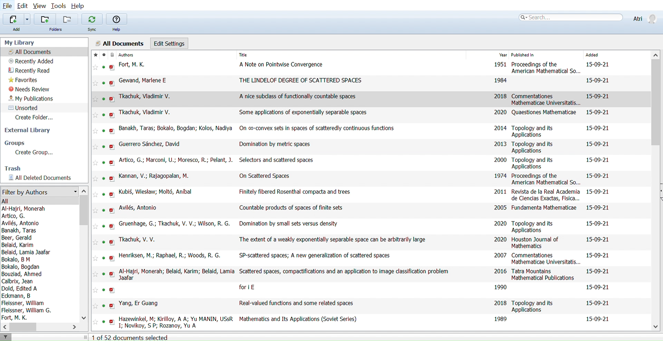 This screenshot has height=341, width=663. What do you see at coordinates (112, 115) in the screenshot?
I see `open PDF` at bounding box center [112, 115].